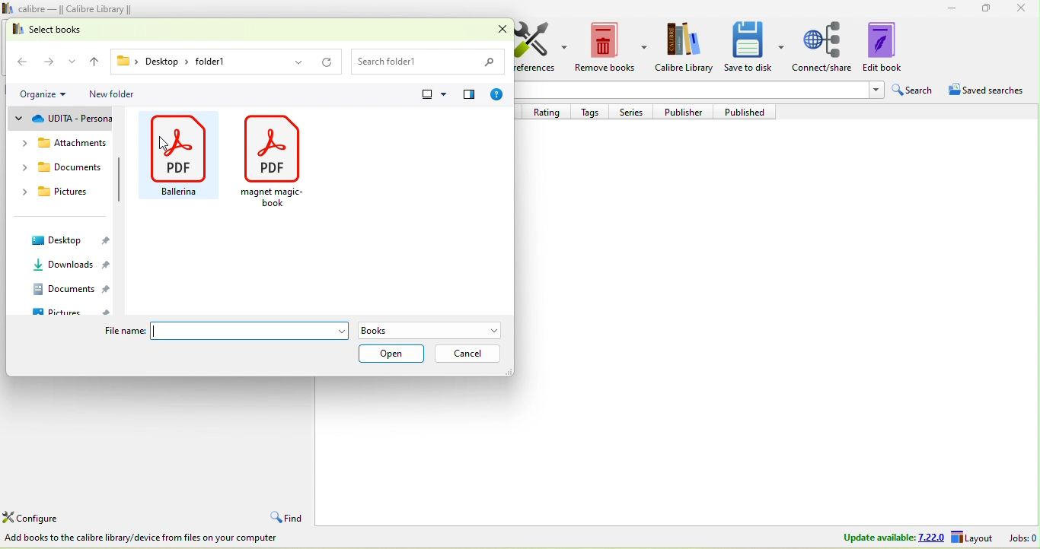 The image size is (1040, 549). What do you see at coordinates (886, 48) in the screenshot?
I see `edit book` at bounding box center [886, 48].